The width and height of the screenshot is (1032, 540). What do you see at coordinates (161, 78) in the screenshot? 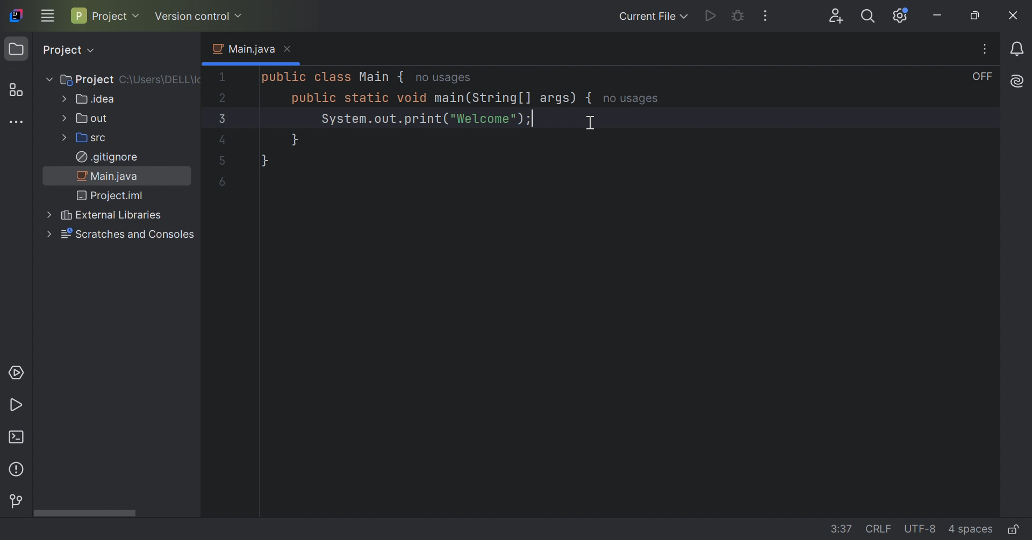
I see `C:\\uSERS\DELL` at bounding box center [161, 78].